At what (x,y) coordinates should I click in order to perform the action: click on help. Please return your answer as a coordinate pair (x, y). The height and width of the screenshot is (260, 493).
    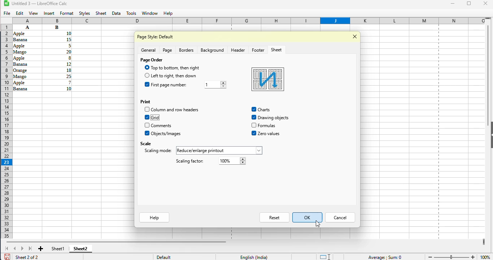
    Looking at the image, I should click on (167, 13).